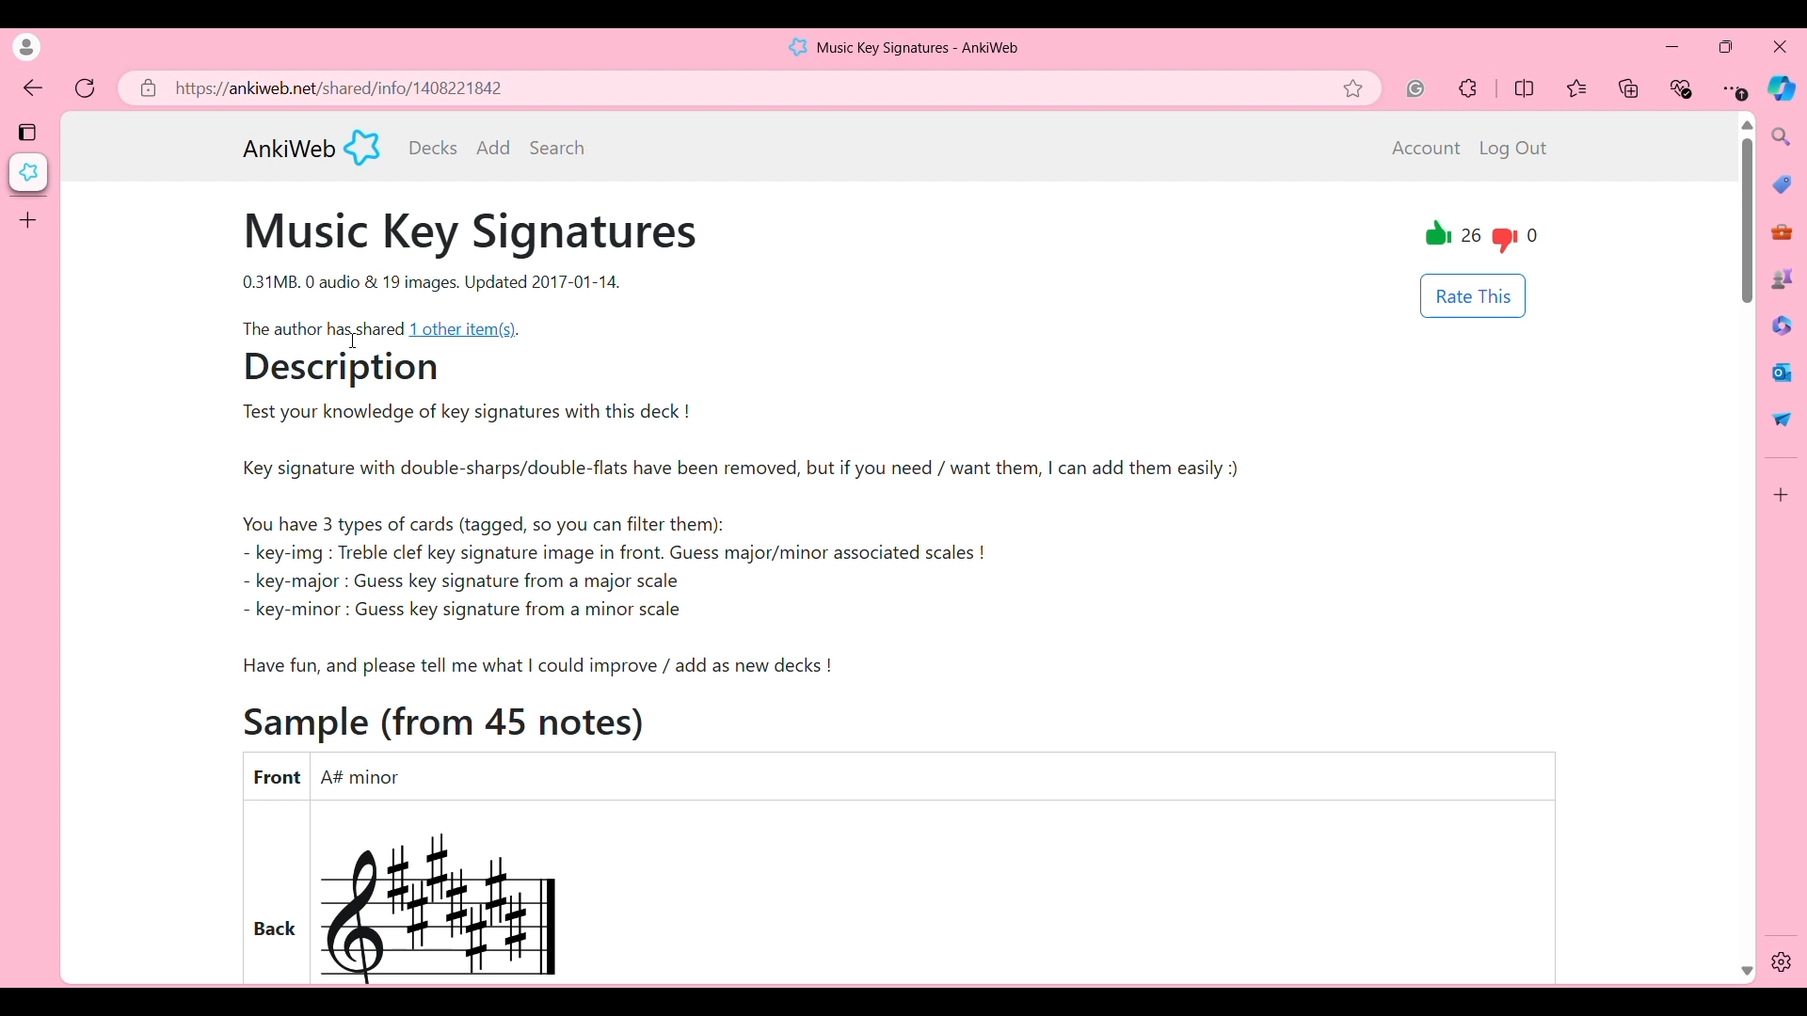  What do you see at coordinates (1782, 962) in the screenshot?
I see `Settings` at bounding box center [1782, 962].